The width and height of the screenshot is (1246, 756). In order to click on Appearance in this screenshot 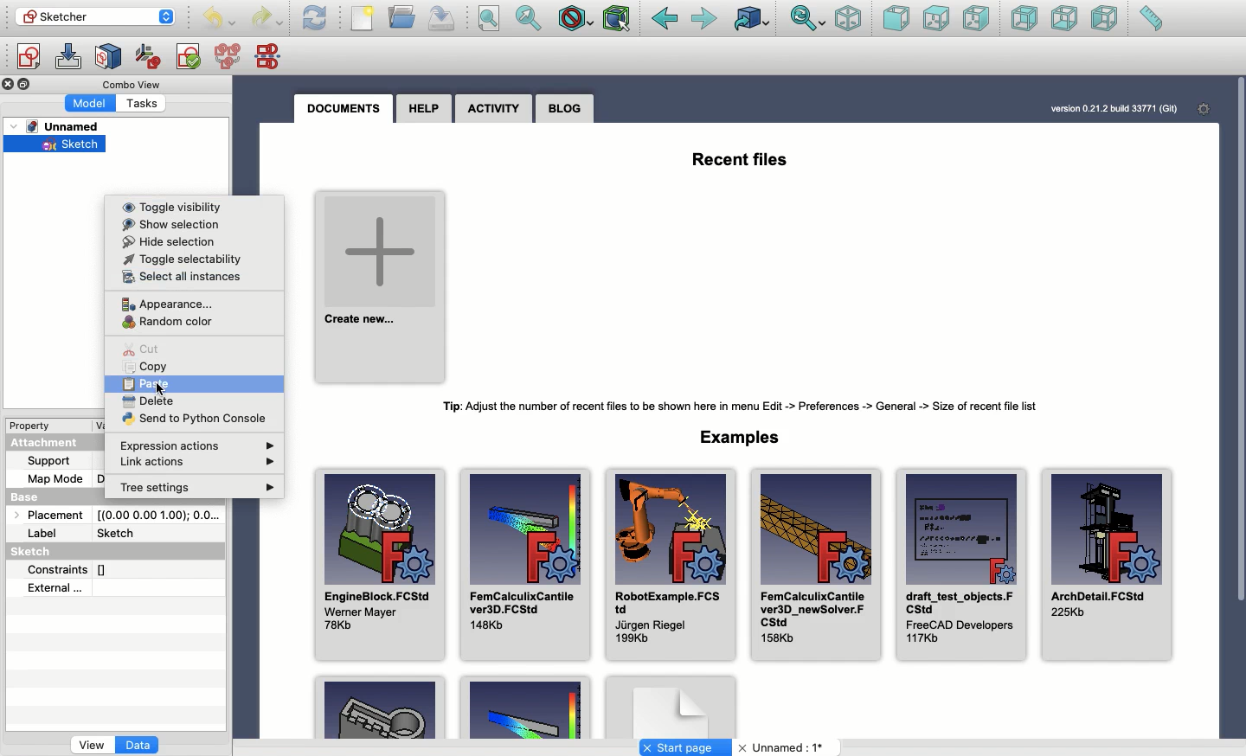, I will do `click(161, 300)`.